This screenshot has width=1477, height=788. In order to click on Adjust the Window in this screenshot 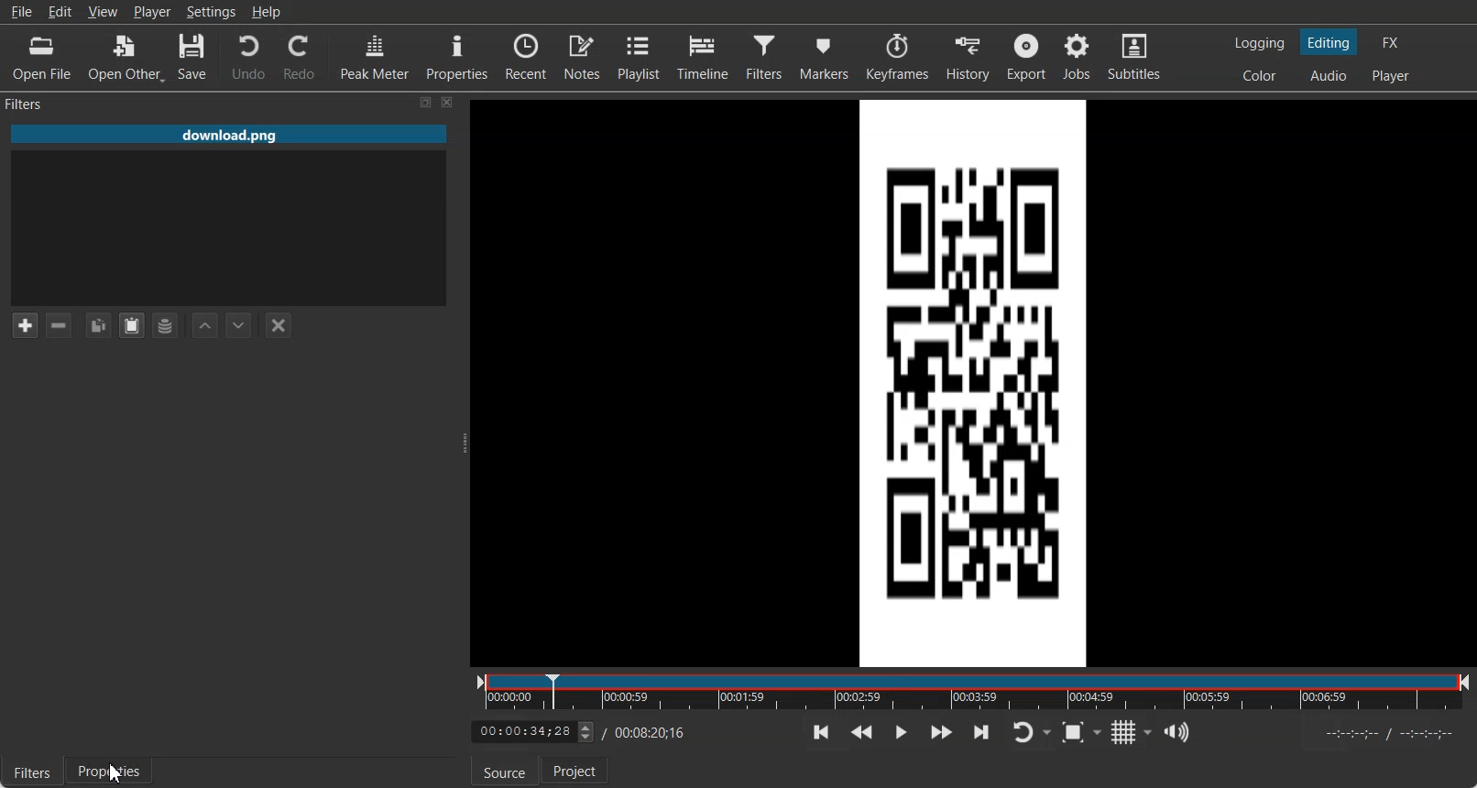, I will do `click(464, 442)`.